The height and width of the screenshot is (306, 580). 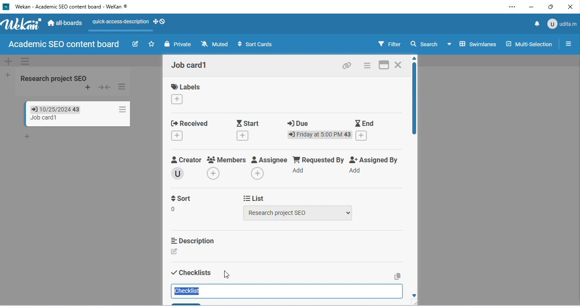 What do you see at coordinates (400, 65) in the screenshot?
I see `close the card` at bounding box center [400, 65].